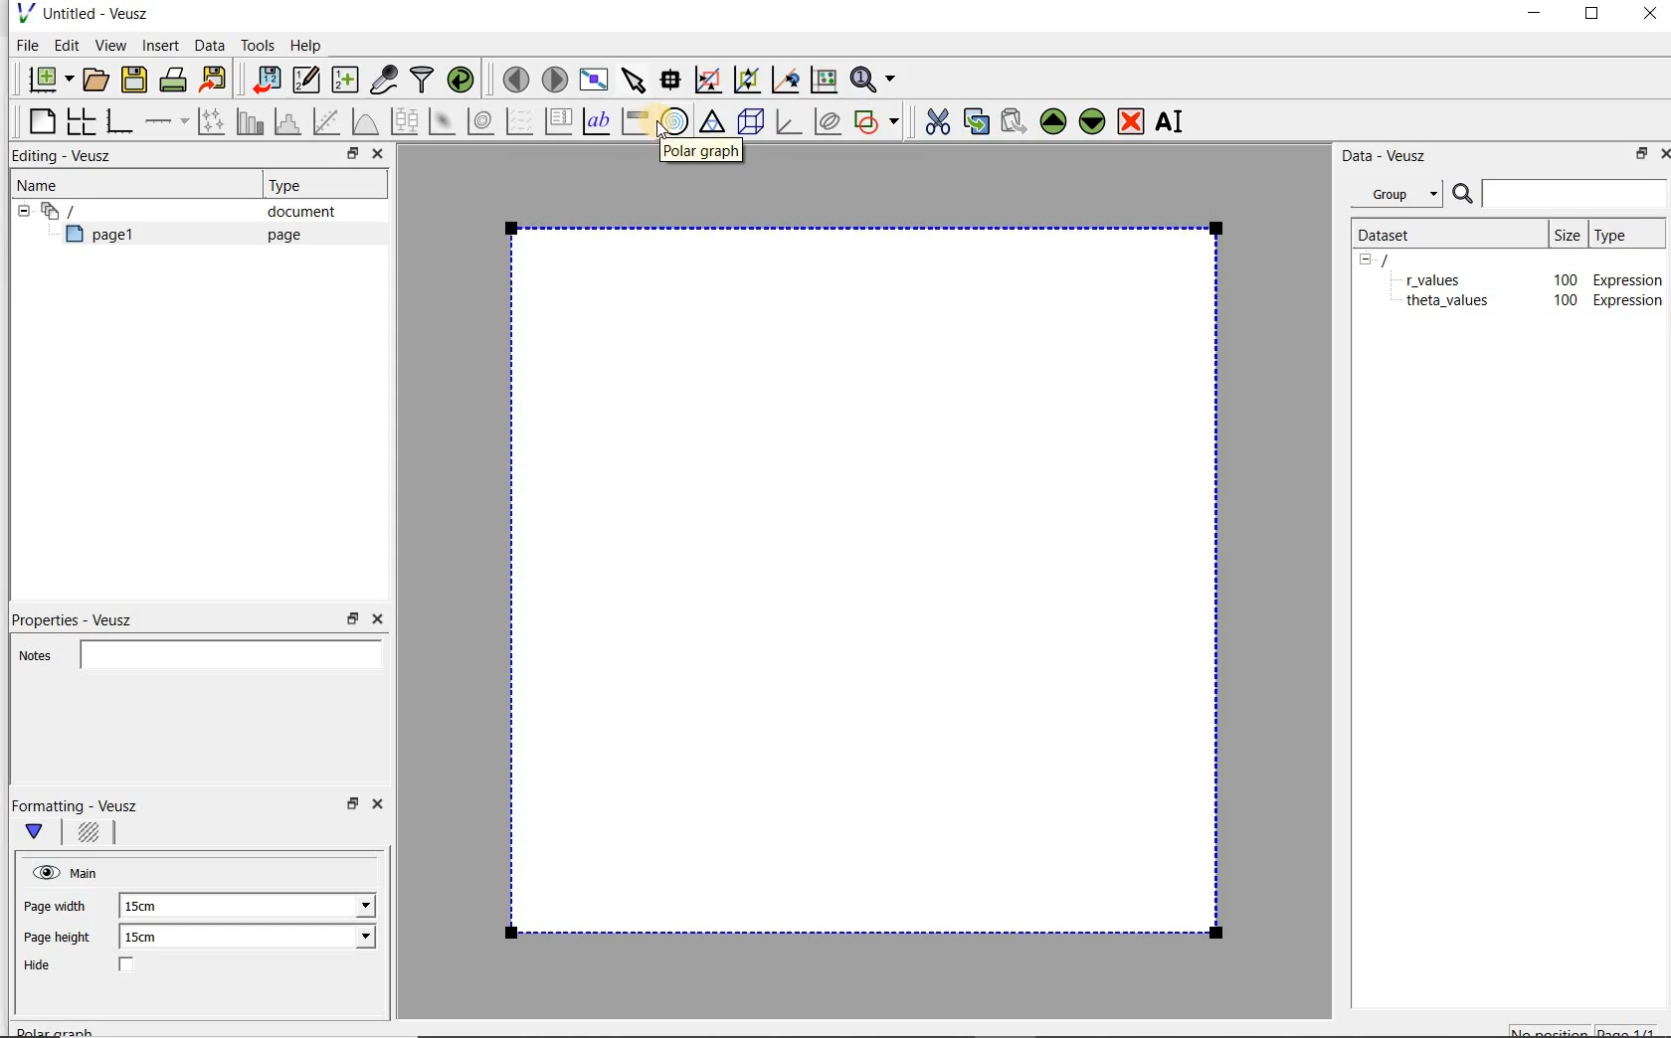 This screenshot has height=1038, width=1671. What do you see at coordinates (213, 120) in the screenshot?
I see `Plot points with lines and error bars` at bounding box center [213, 120].